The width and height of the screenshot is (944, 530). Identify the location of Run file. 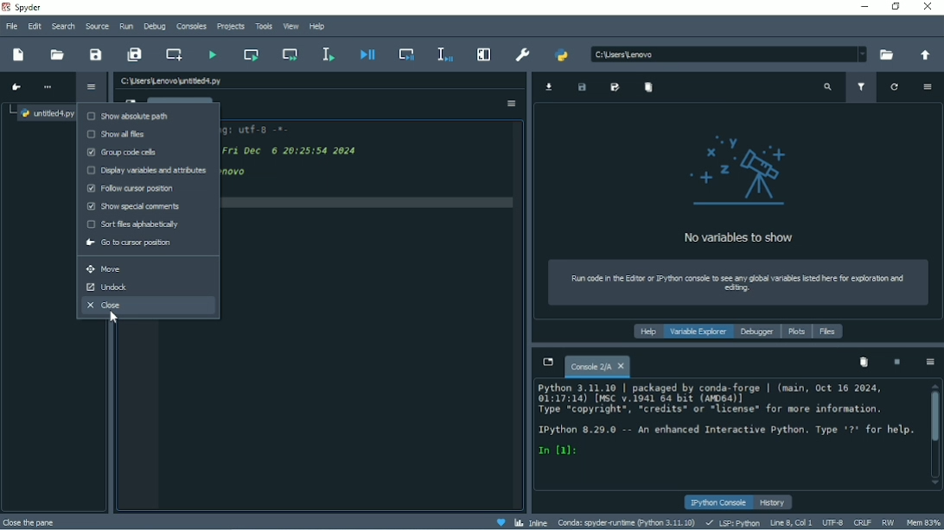
(210, 54).